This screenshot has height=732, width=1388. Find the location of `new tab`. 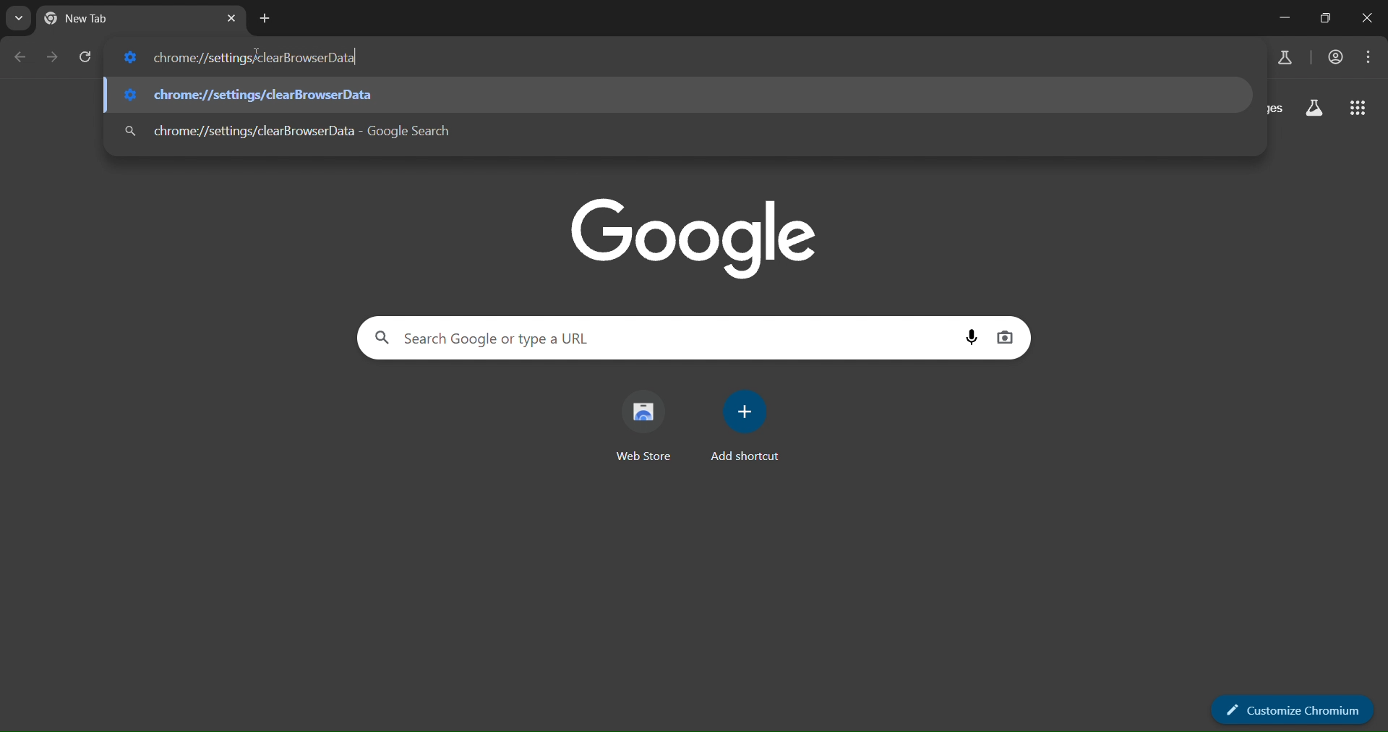

new tab is located at coordinates (266, 18).